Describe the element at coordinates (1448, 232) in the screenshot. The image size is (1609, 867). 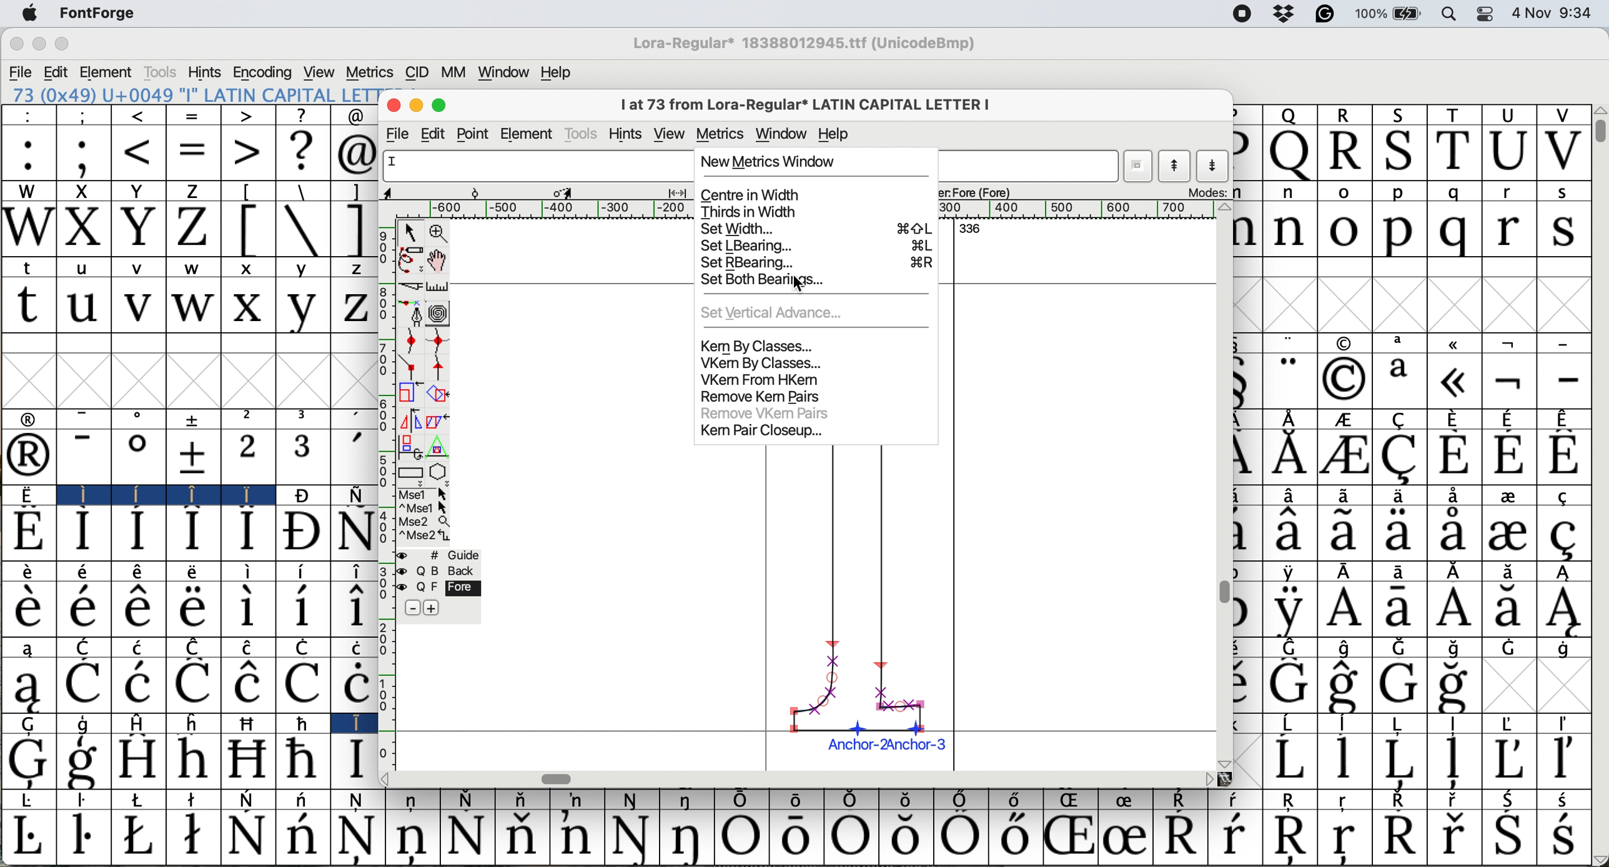
I see `q` at that location.